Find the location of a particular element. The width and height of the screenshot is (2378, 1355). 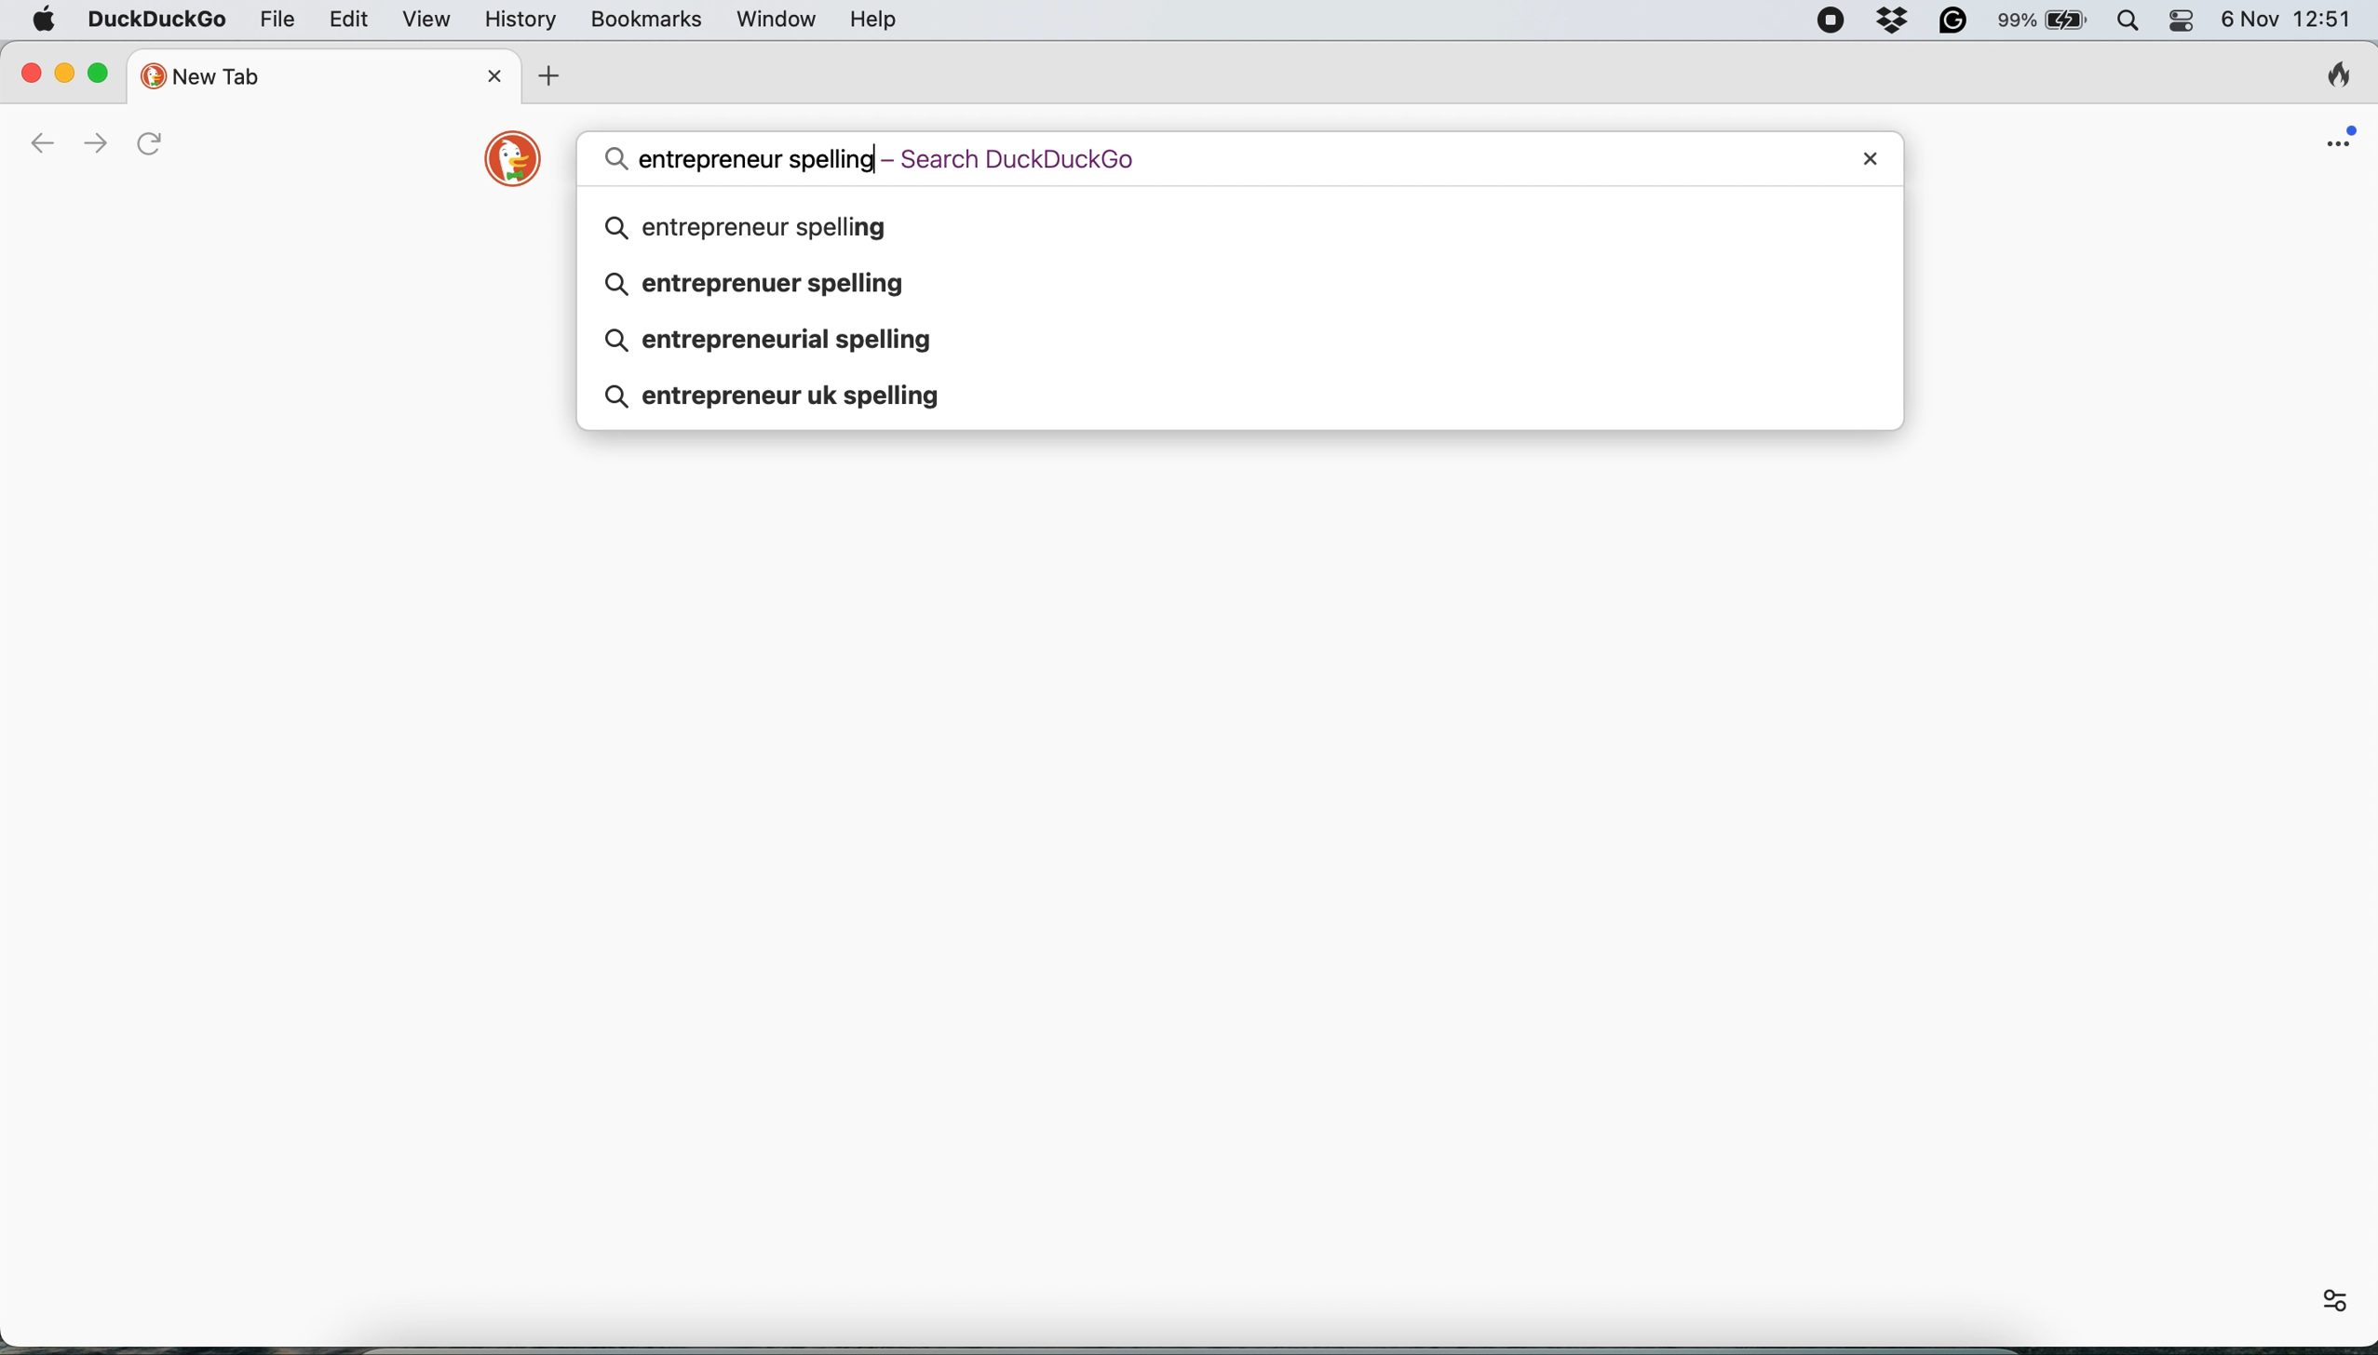

screen recorder is located at coordinates (1829, 20).